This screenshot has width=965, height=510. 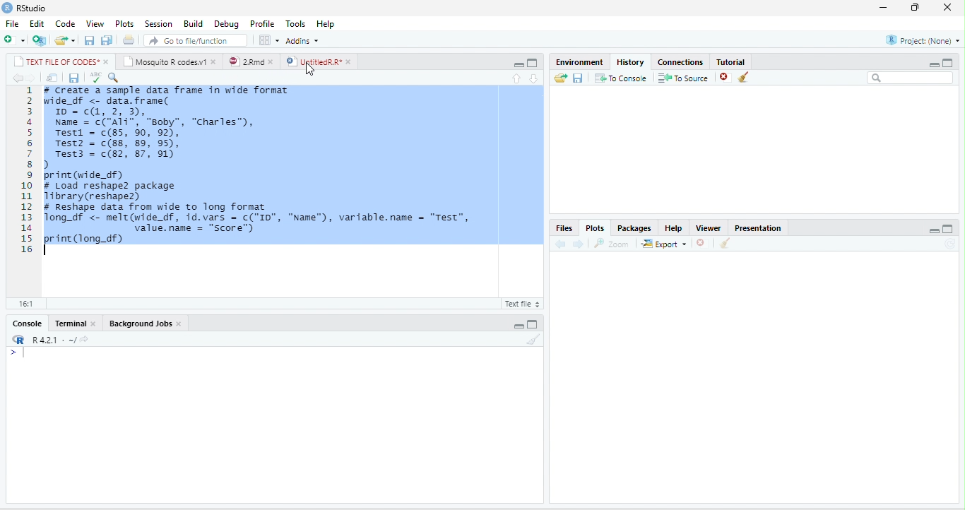 I want to click on search, so click(x=113, y=78).